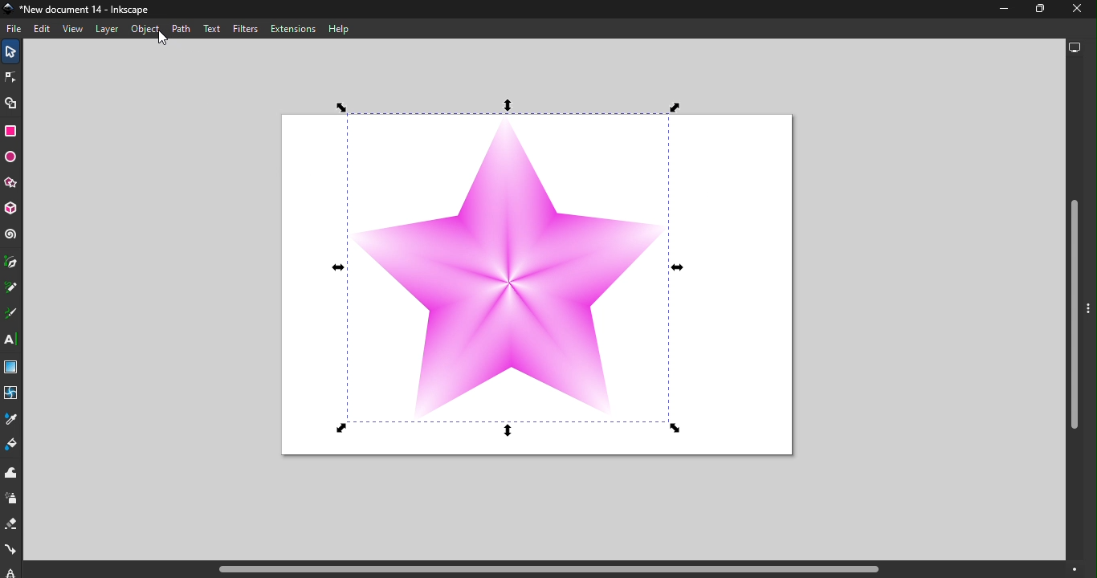  Describe the element at coordinates (338, 30) in the screenshot. I see `Help` at that location.